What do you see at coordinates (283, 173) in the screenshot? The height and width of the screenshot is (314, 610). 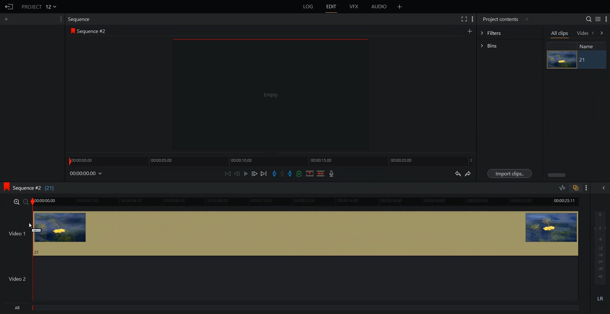 I see `Remove all mark` at bounding box center [283, 173].